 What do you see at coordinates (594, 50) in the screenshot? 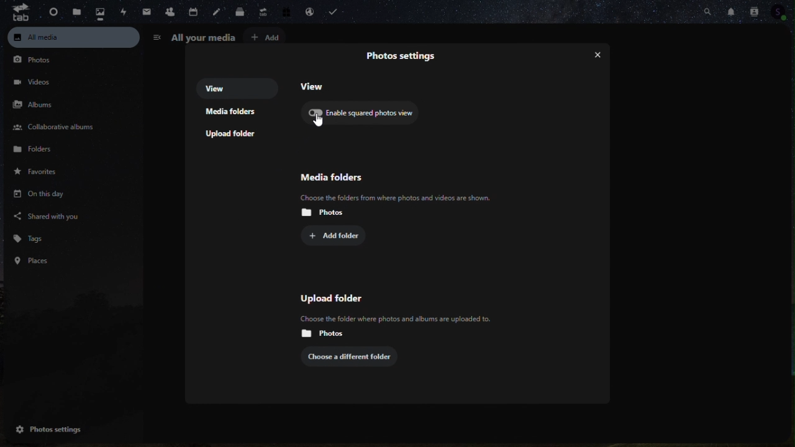
I see `Close` at bounding box center [594, 50].